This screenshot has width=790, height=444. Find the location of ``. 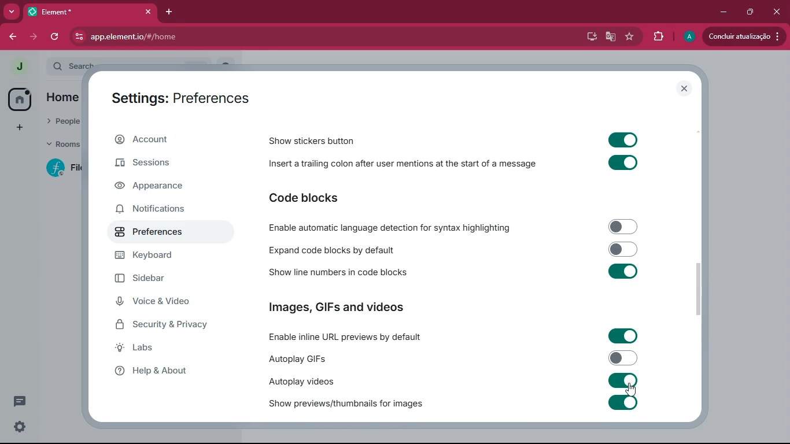

 is located at coordinates (624, 272).